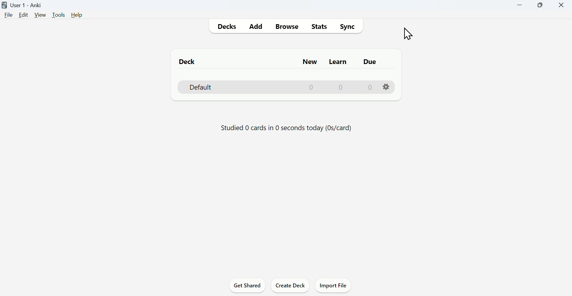 The height and width of the screenshot is (296, 572). What do you see at coordinates (409, 33) in the screenshot?
I see `Cursor` at bounding box center [409, 33].